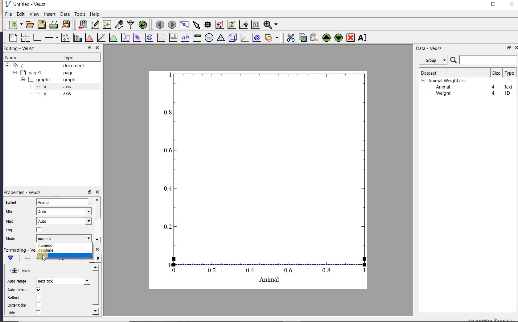 Image resolution: width=518 pixels, height=322 pixels. Describe the element at coordinates (41, 25) in the screenshot. I see `save the document` at that location.